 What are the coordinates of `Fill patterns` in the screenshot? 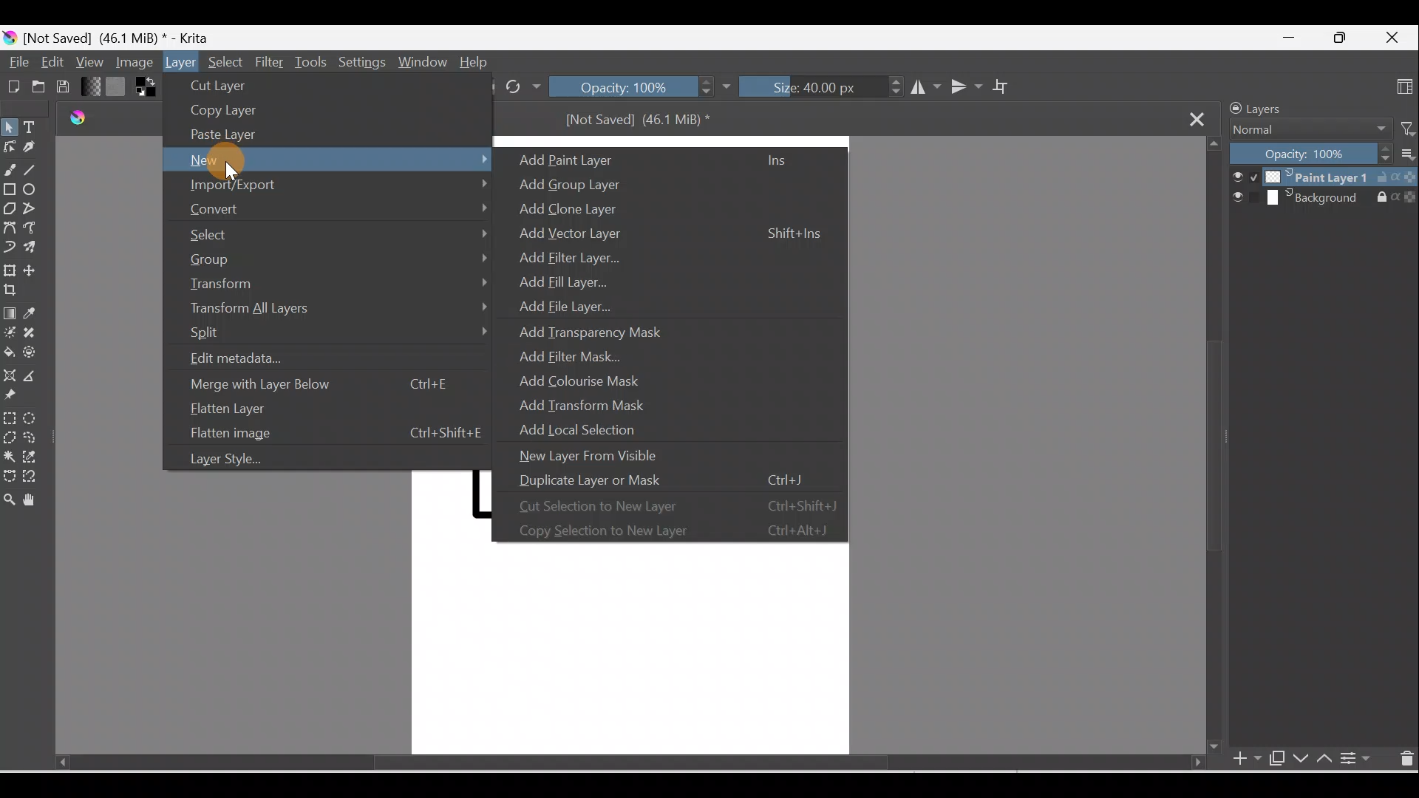 It's located at (119, 89).